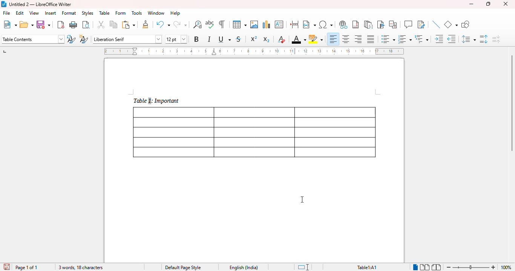 The height and width of the screenshot is (271, 515). I want to click on zoom factor, so click(506, 267).